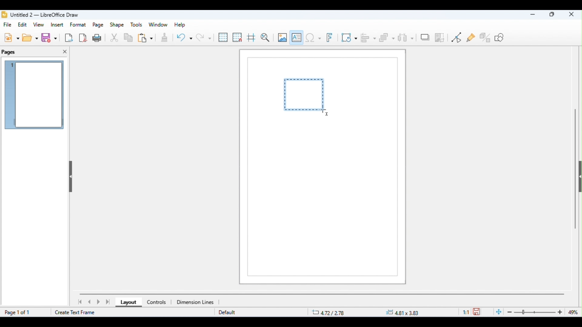 The image size is (582, 327). I want to click on next page, so click(99, 302).